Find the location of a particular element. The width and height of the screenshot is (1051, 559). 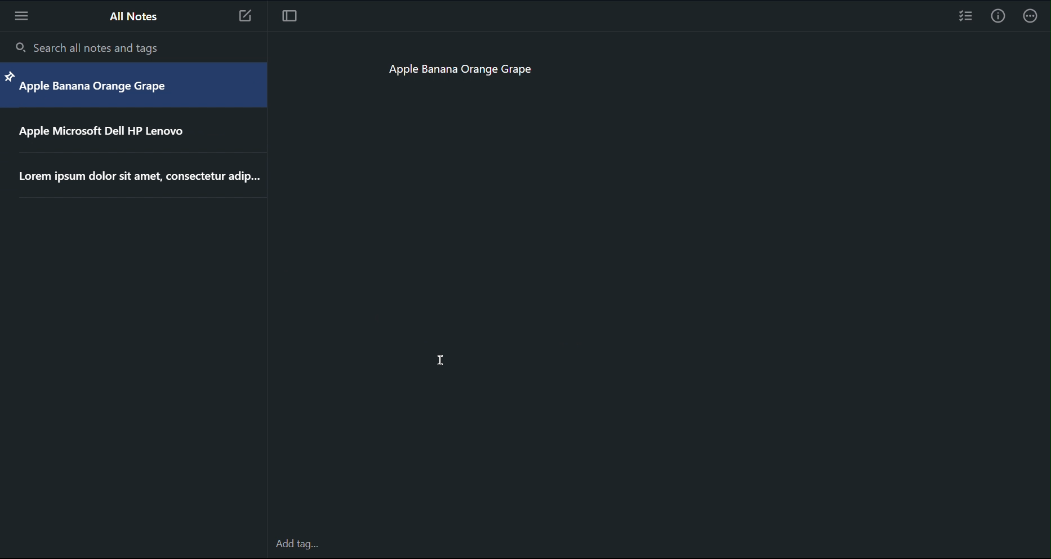

Search all notes and tags0 is located at coordinates (93, 48).